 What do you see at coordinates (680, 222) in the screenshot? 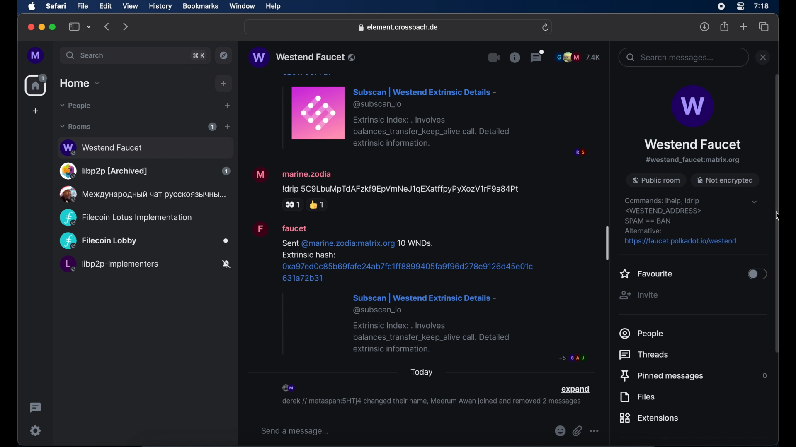
I see `url infor` at bounding box center [680, 222].